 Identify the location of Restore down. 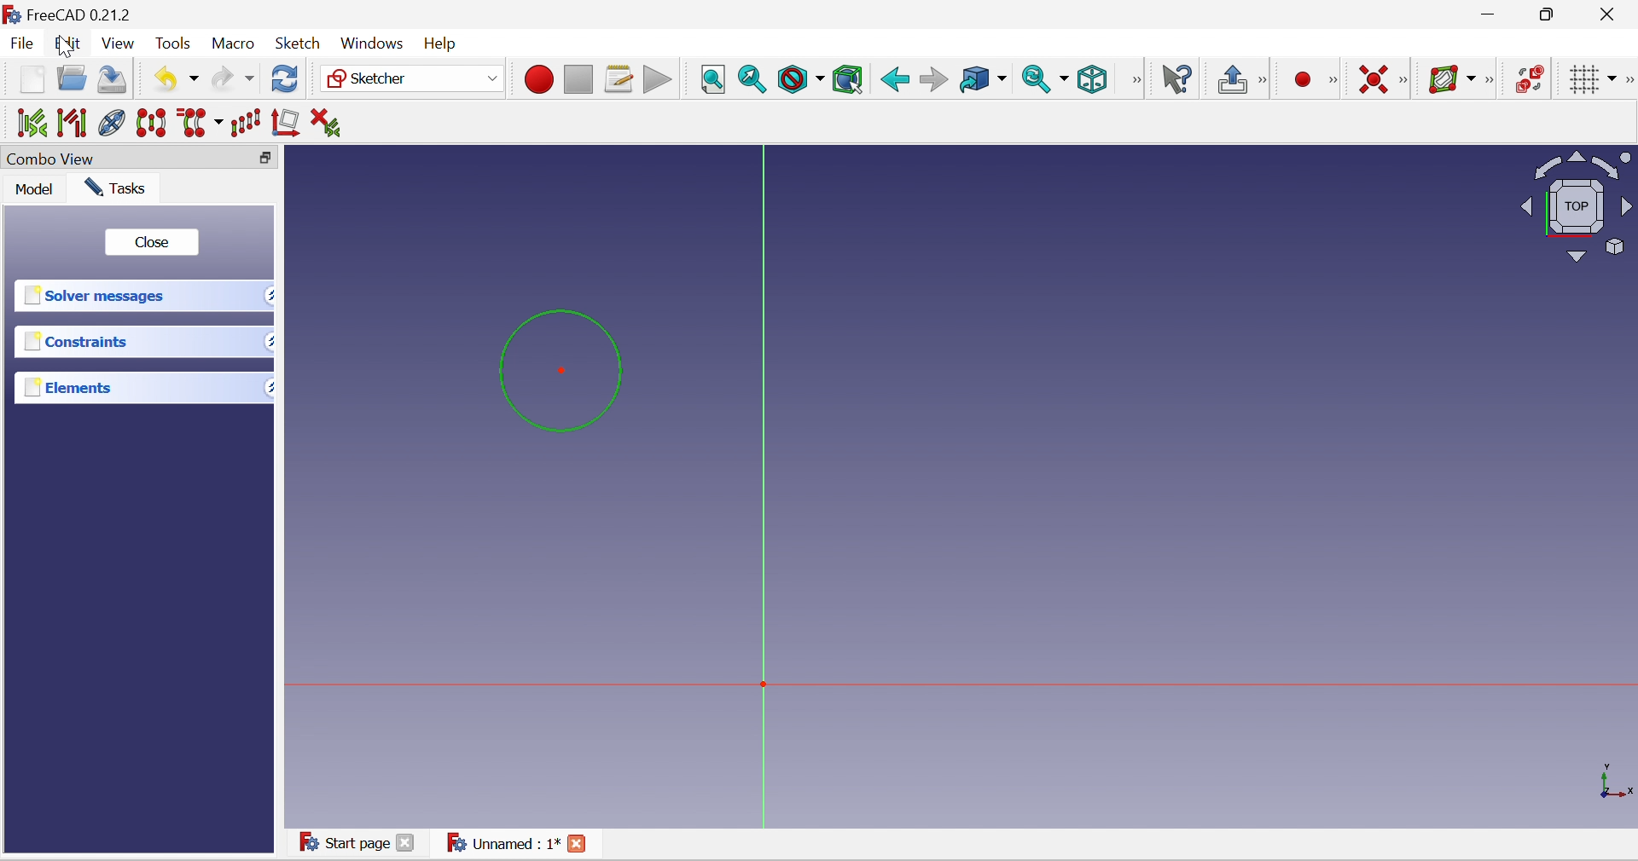
(269, 158).